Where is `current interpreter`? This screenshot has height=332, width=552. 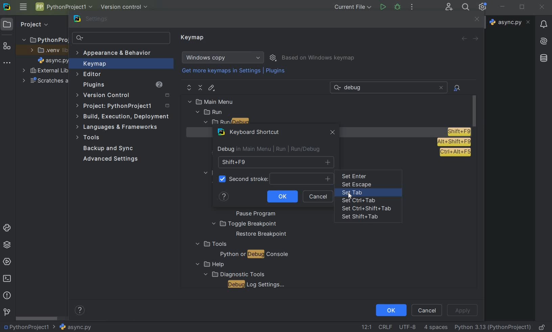
current interpreter is located at coordinates (493, 327).